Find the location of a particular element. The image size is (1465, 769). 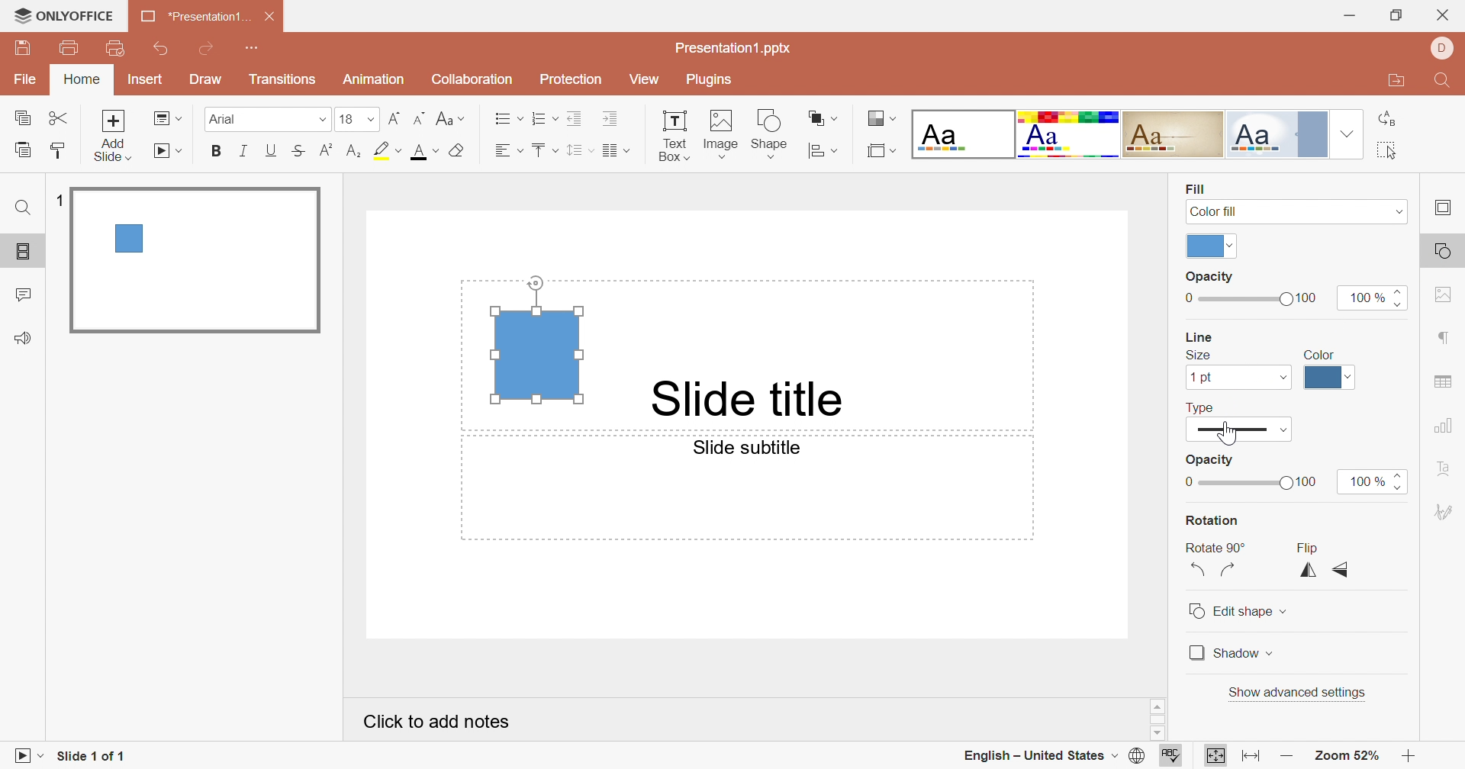

Chart settings is located at coordinates (1448, 423).